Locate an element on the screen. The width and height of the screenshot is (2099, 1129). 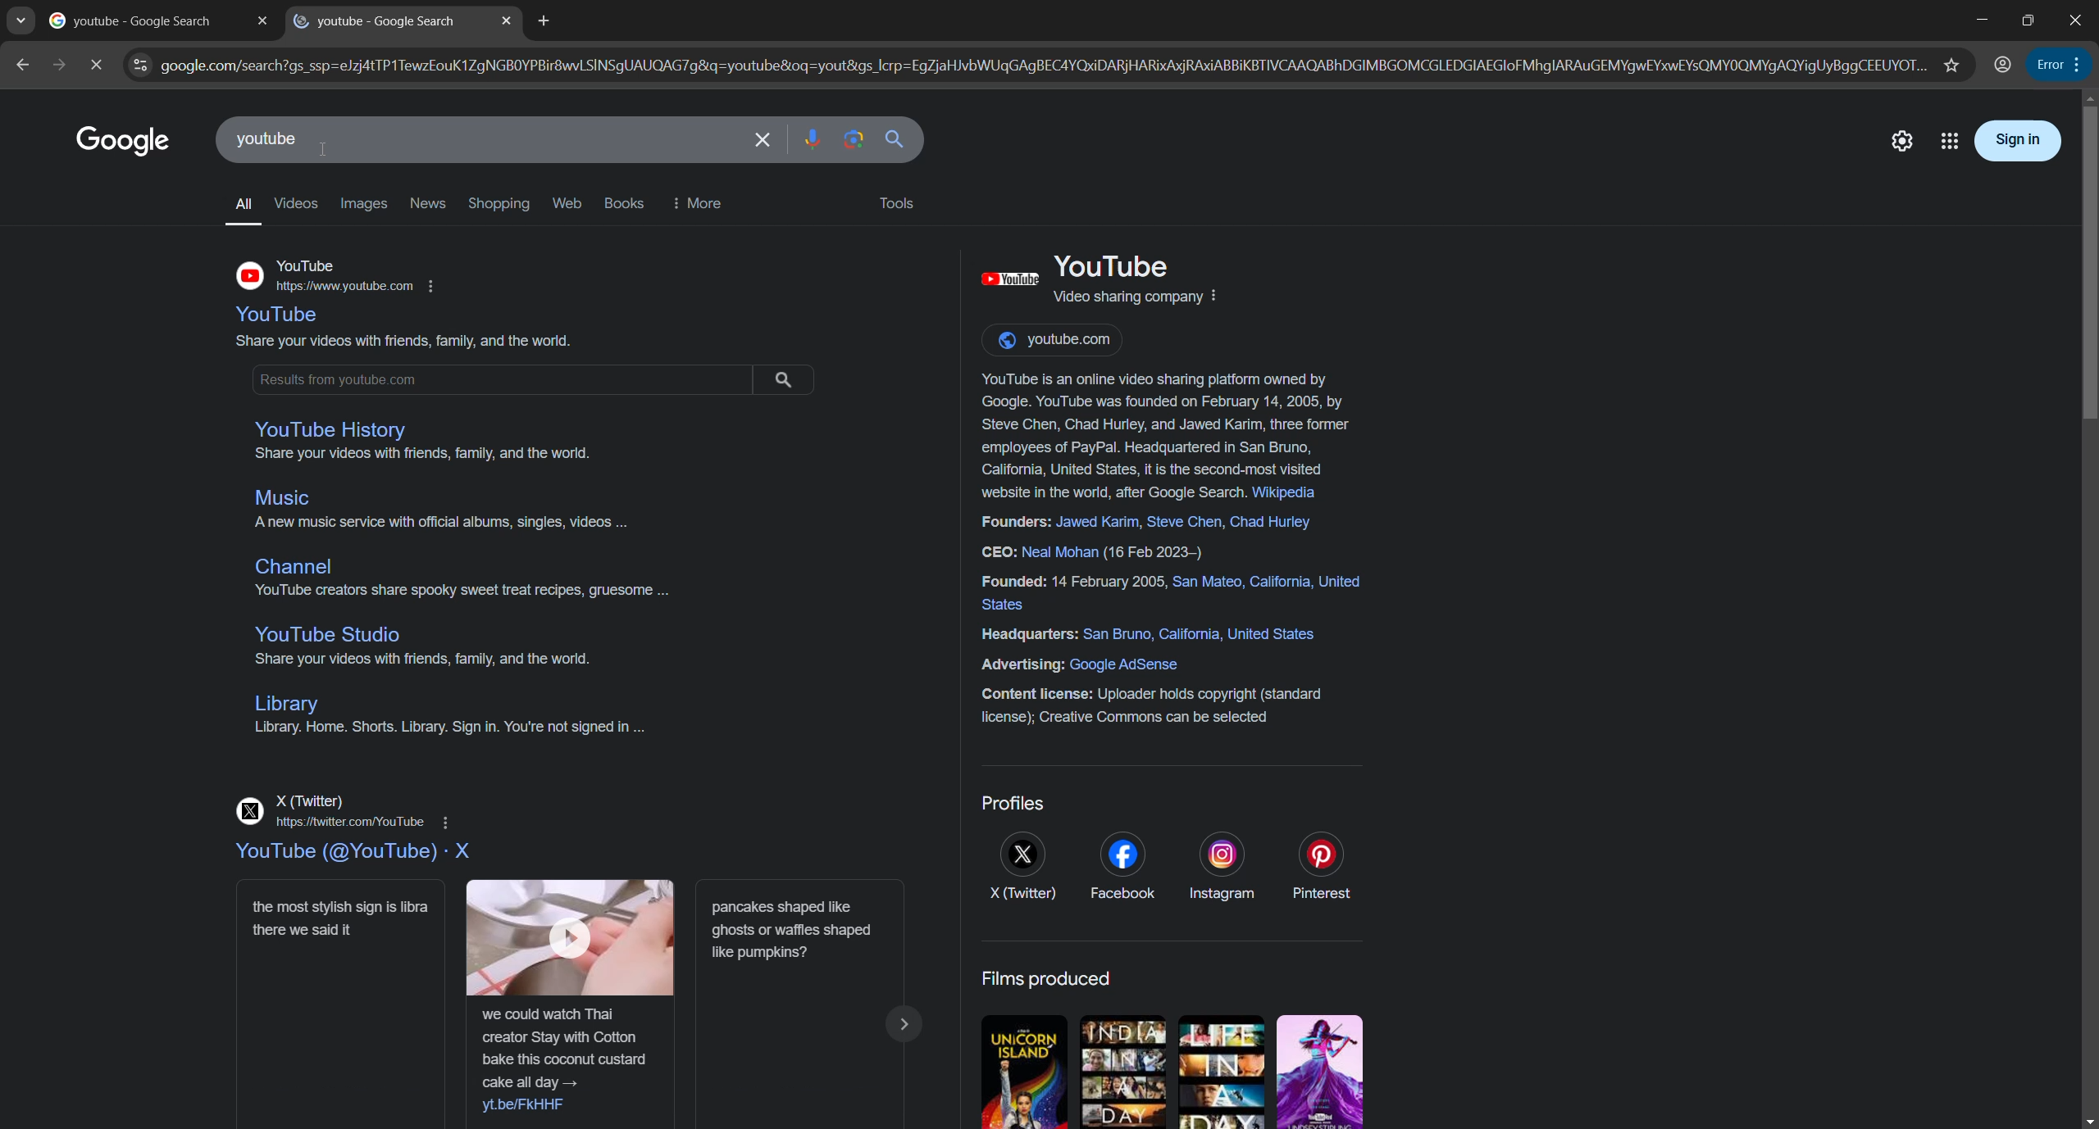
youtube history is located at coordinates (331, 431).